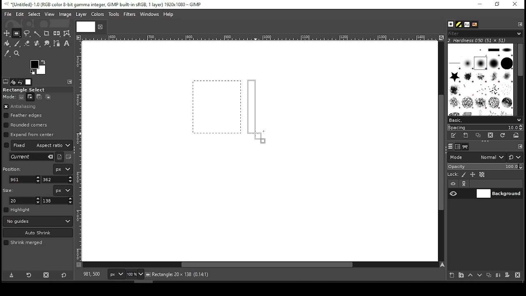 This screenshot has width=526, height=296. What do you see at coordinates (131, 14) in the screenshot?
I see `filters` at bounding box center [131, 14].